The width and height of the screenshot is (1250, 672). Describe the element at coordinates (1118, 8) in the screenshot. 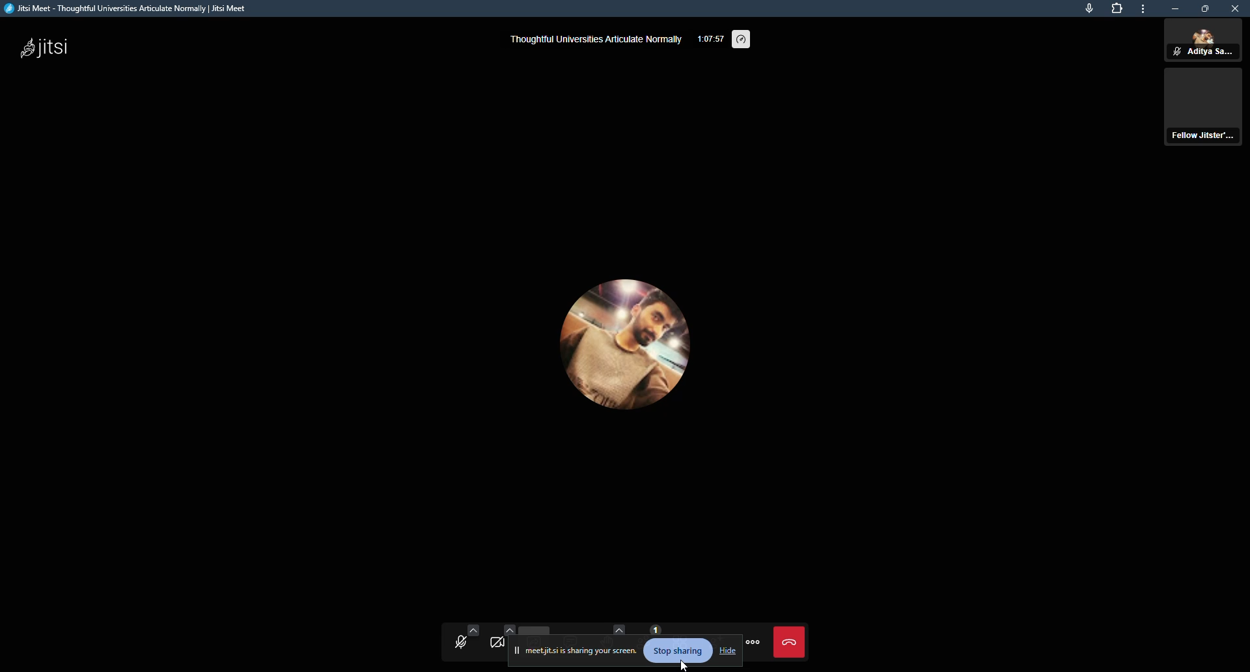

I see `extensions` at that location.